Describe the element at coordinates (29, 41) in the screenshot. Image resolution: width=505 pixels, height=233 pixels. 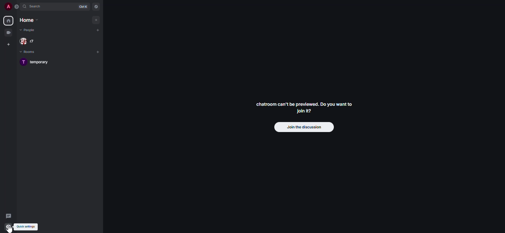
I see `people` at that location.